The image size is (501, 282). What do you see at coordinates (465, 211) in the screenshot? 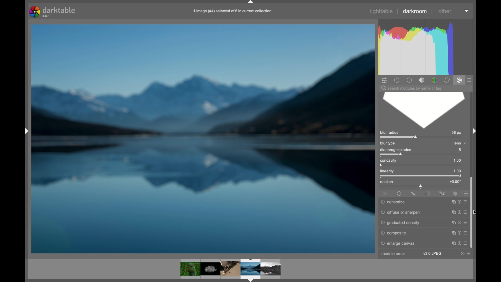
I see `more options` at bounding box center [465, 211].